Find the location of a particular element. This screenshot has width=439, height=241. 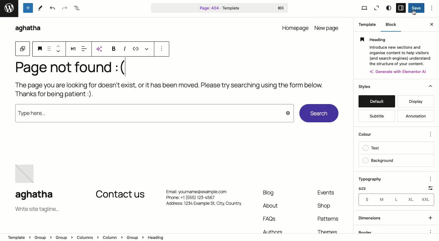

color is located at coordinates (367, 134).